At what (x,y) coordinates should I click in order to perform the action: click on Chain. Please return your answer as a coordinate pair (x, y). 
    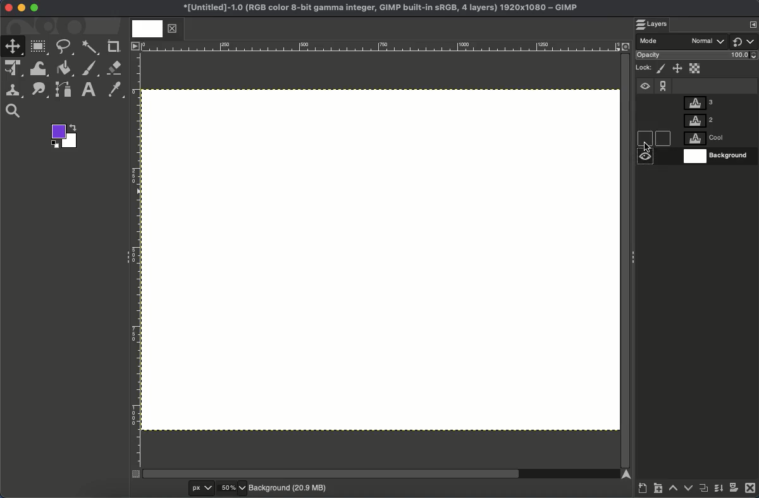
    Looking at the image, I should click on (663, 83).